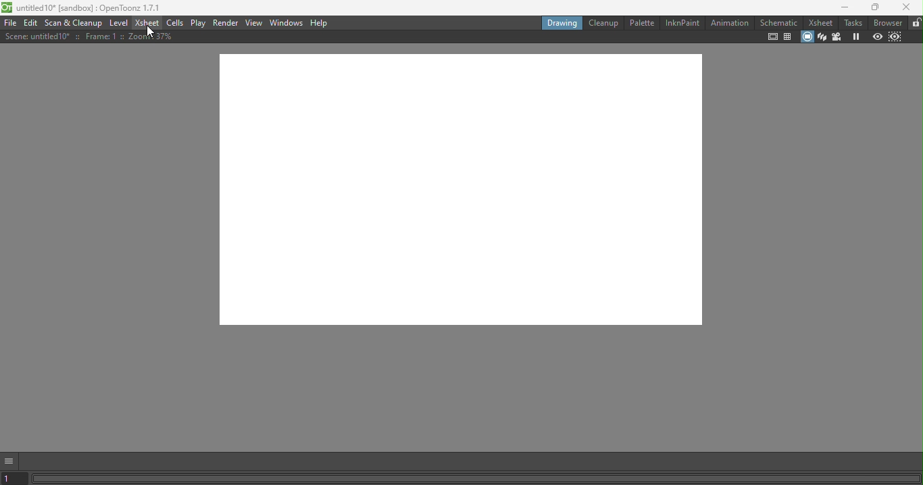 The image size is (923, 485). What do you see at coordinates (146, 23) in the screenshot?
I see `Xsheet` at bounding box center [146, 23].